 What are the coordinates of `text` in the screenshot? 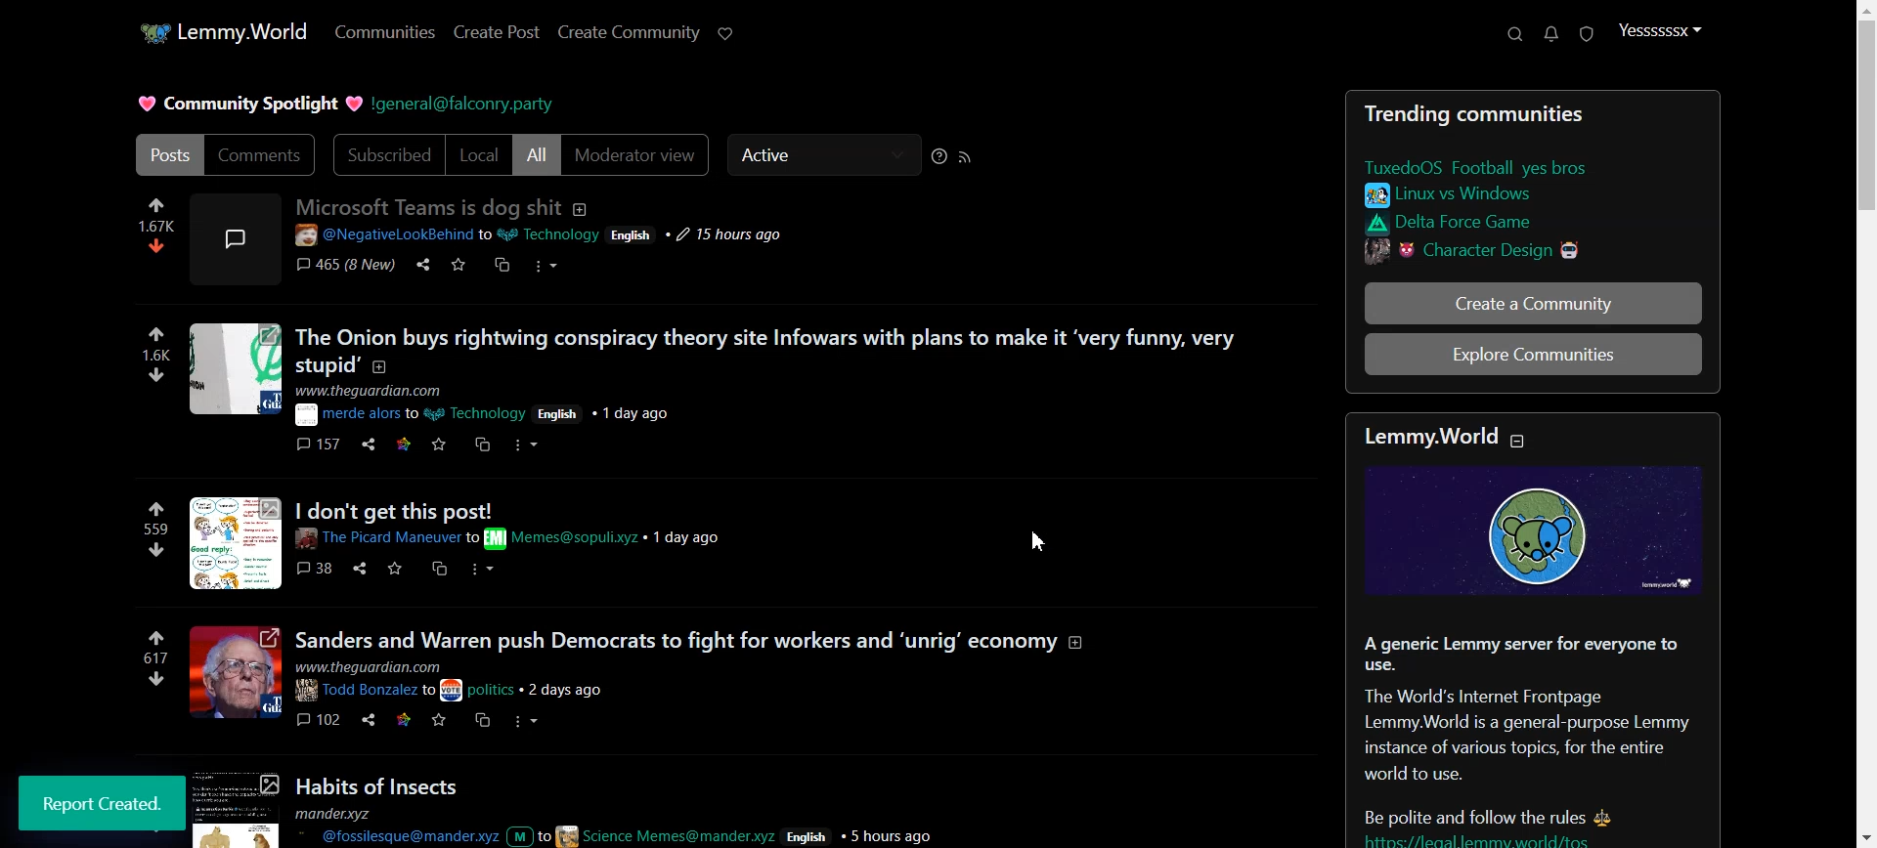 It's located at (1457, 440).